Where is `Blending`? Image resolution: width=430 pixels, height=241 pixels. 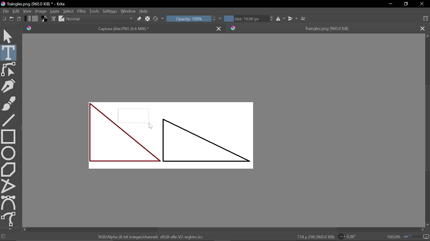 Blending is located at coordinates (100, 19).